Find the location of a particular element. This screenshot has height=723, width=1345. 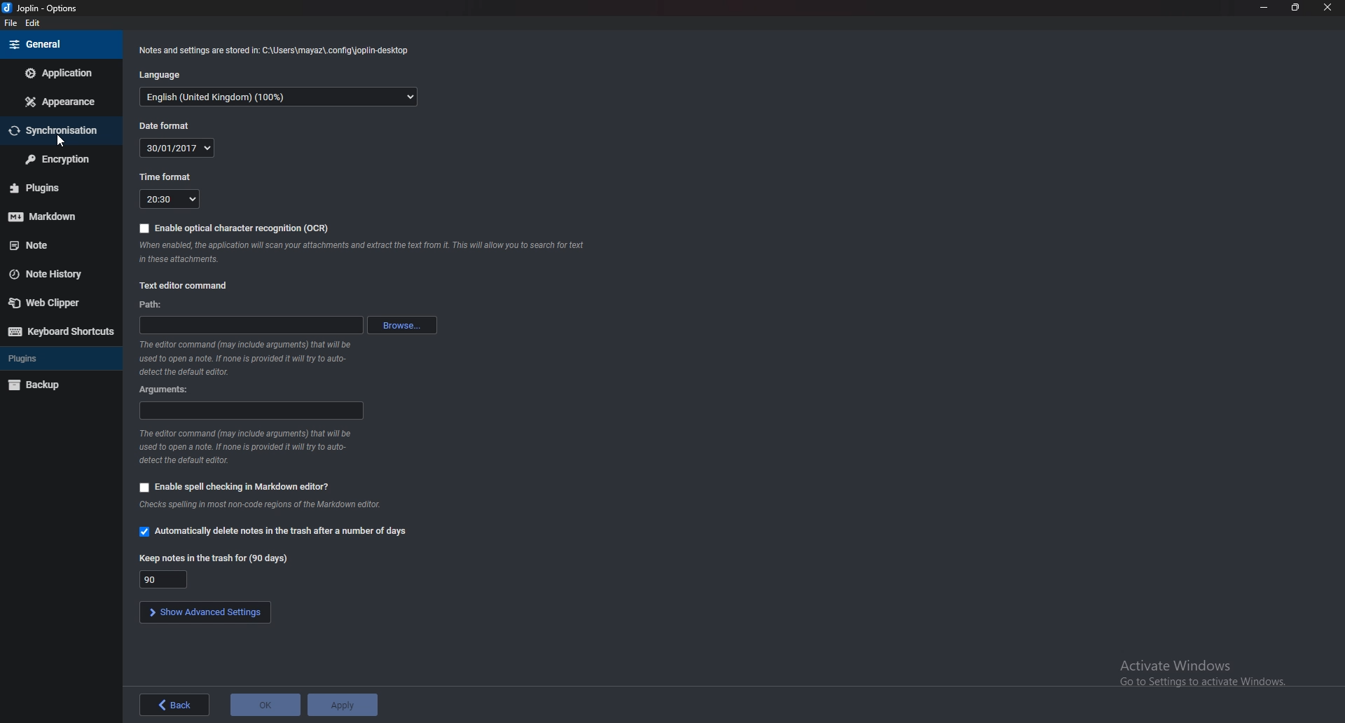

ok is located at coordinates (265, 705).